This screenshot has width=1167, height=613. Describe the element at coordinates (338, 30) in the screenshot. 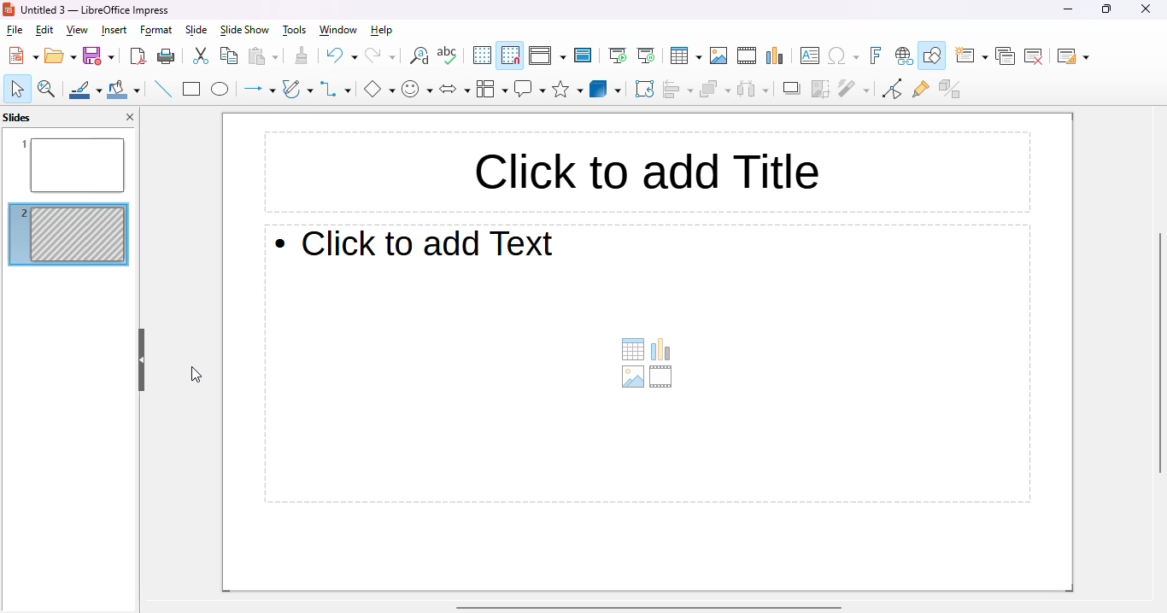

I see `window` at that location.